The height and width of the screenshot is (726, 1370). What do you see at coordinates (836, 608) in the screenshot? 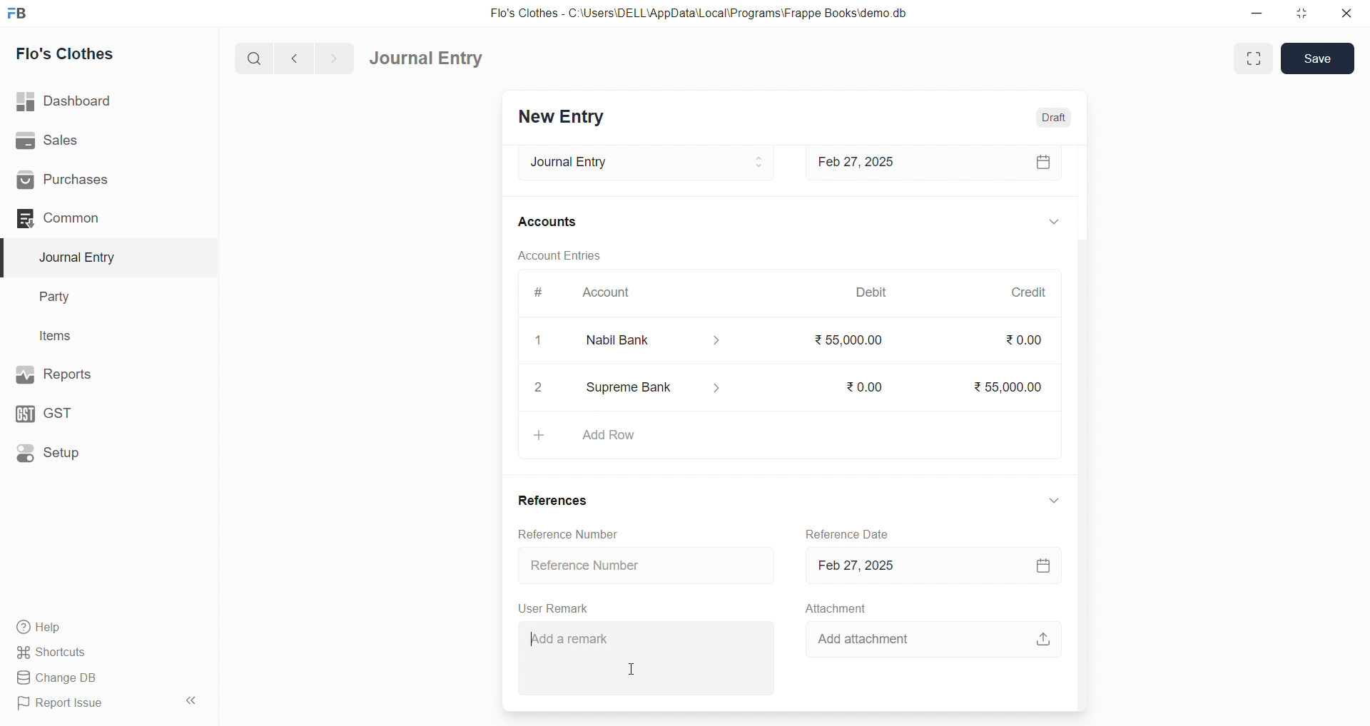
I see `Attachment` at bounding box center [836, 608].